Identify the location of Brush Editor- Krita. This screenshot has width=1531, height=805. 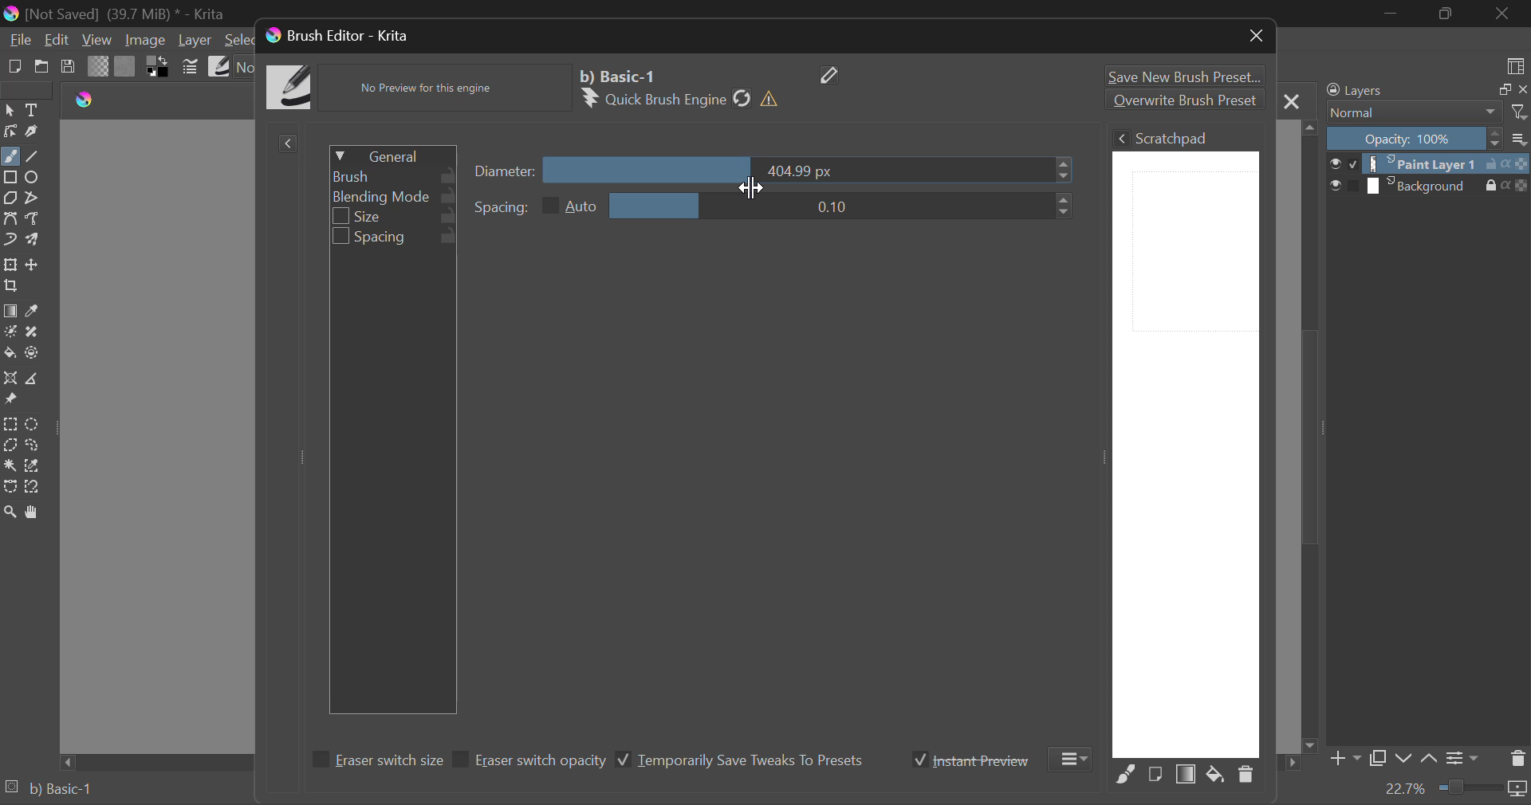
(337, 36).